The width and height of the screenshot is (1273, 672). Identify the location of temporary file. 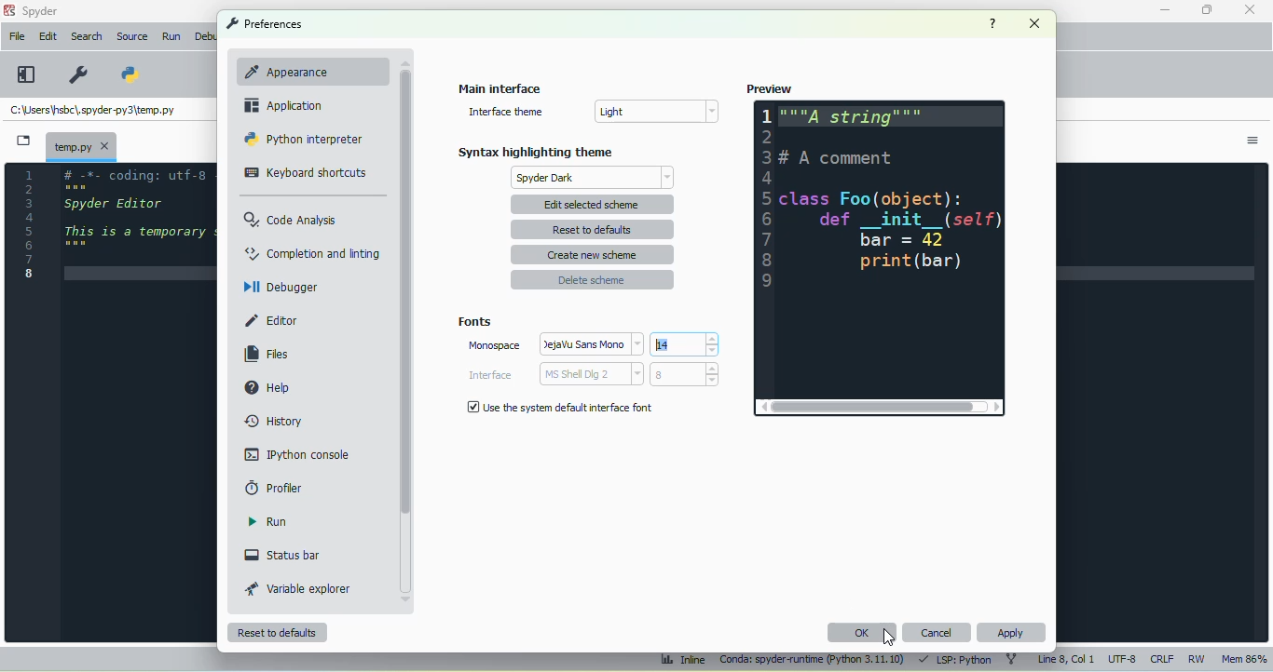
(92, 112).